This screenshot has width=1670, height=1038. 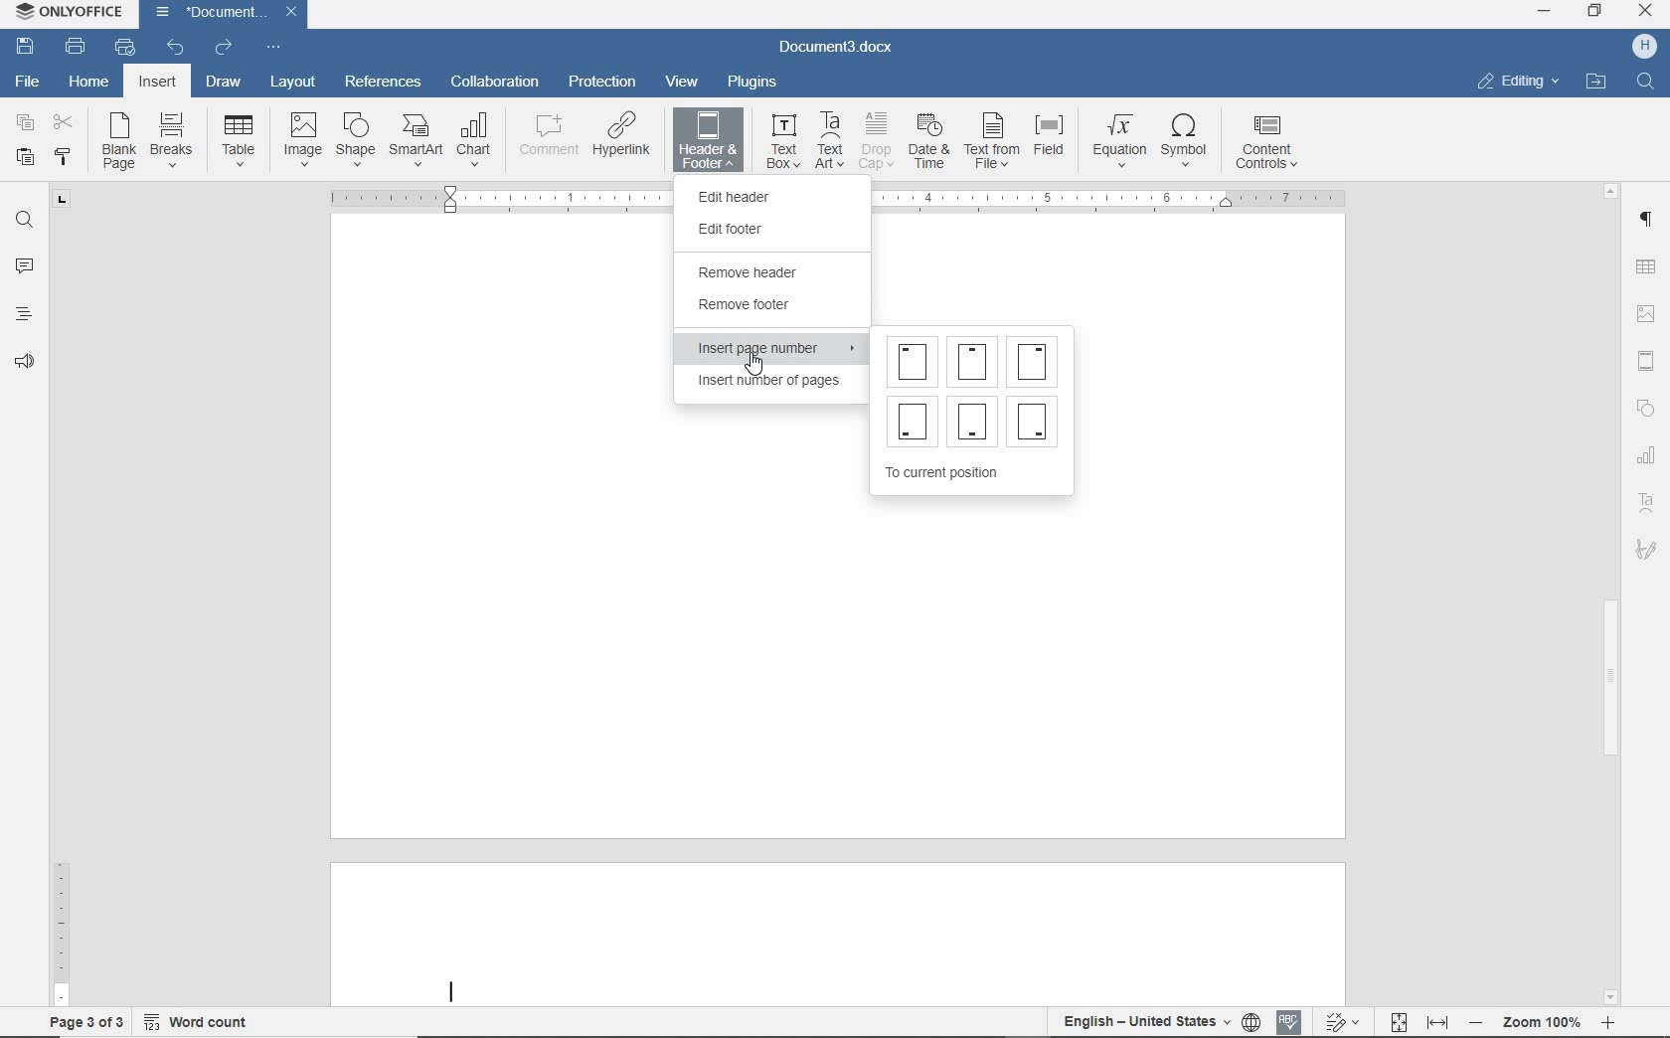 I want to click on EQUATION, so click(x=1120, y=141).